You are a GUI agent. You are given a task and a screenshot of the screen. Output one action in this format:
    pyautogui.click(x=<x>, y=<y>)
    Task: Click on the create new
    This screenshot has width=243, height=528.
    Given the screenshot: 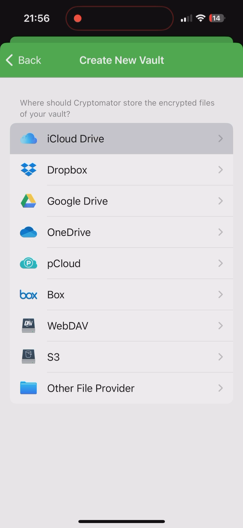 What is the action you would take?
    pyautogui.click(x=122, y=61)
    